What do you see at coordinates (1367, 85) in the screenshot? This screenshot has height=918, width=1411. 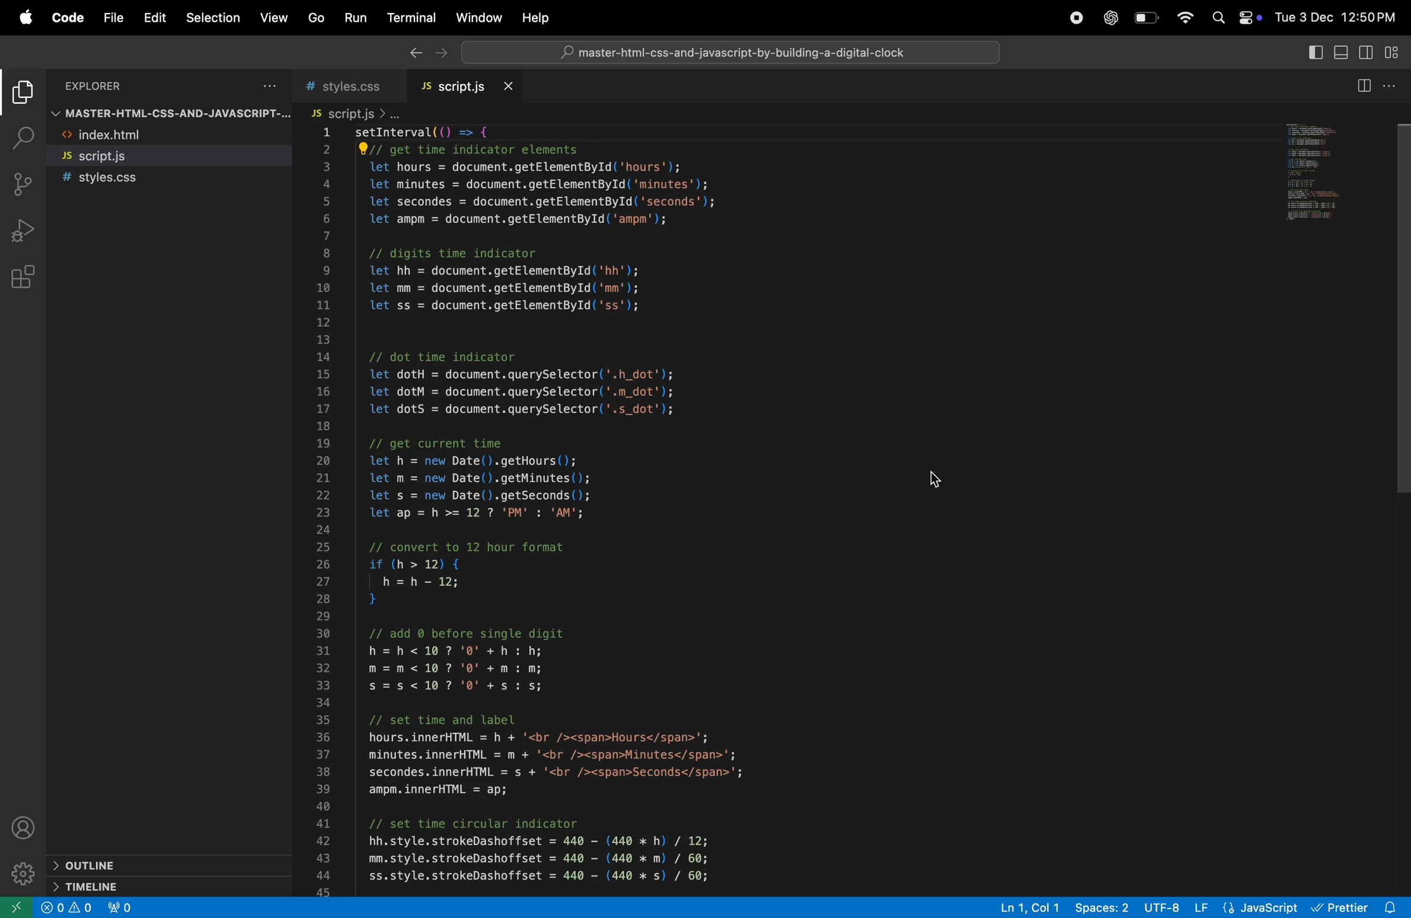 I see `split editor` at bounding box center [1367, 85].